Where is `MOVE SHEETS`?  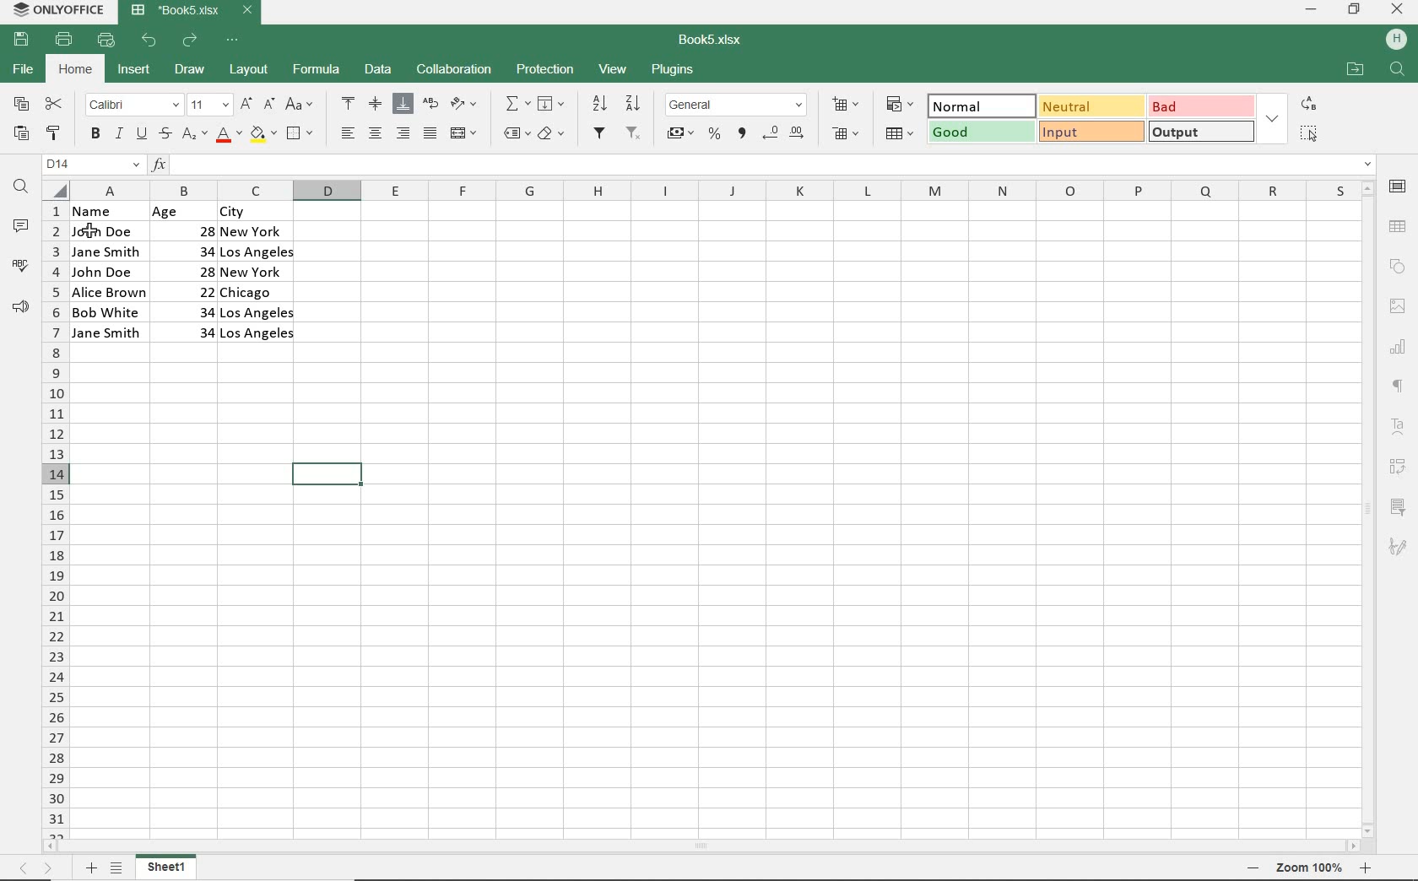 MOVE SHEETS is located at coordinates (35, 869).